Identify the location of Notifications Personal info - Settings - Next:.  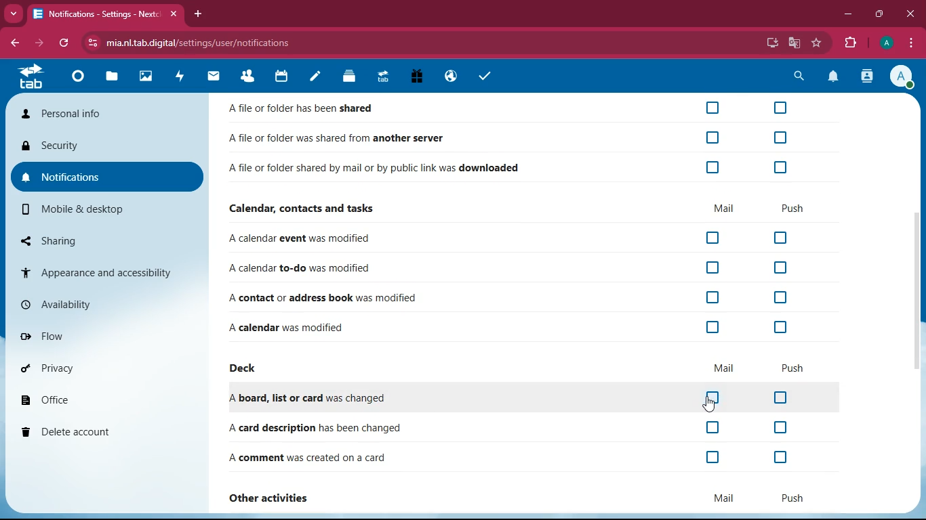
(95, 14).